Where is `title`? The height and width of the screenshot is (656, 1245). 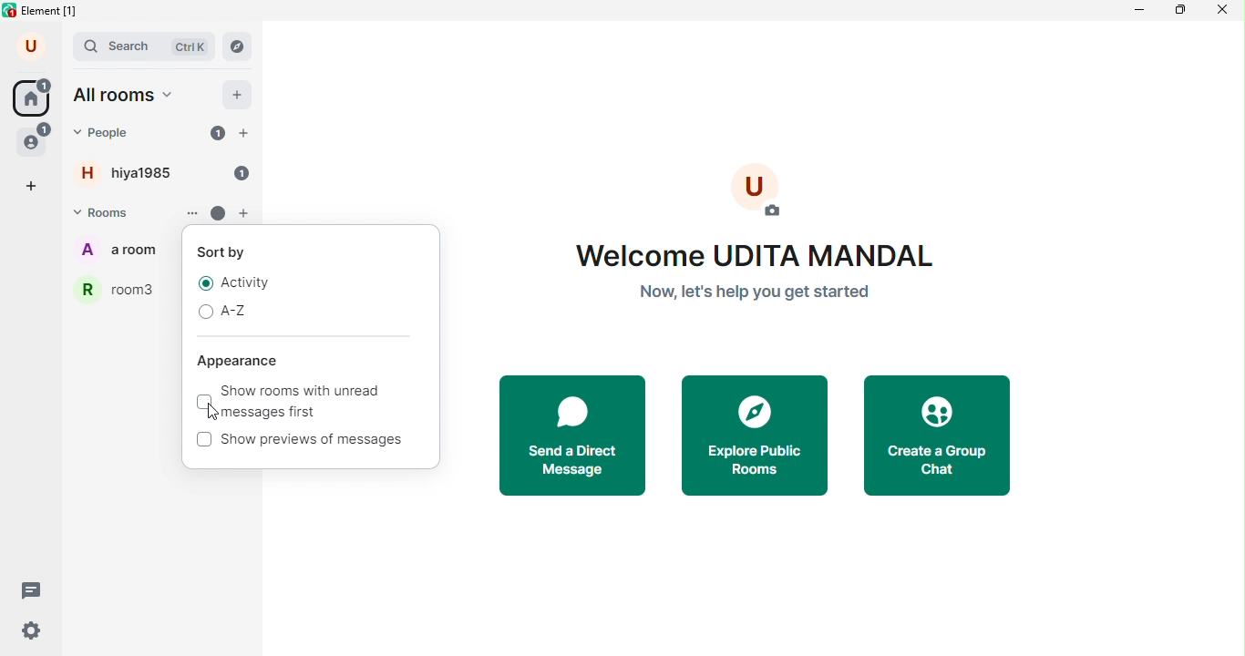
title is located at coordinates (47, 11).